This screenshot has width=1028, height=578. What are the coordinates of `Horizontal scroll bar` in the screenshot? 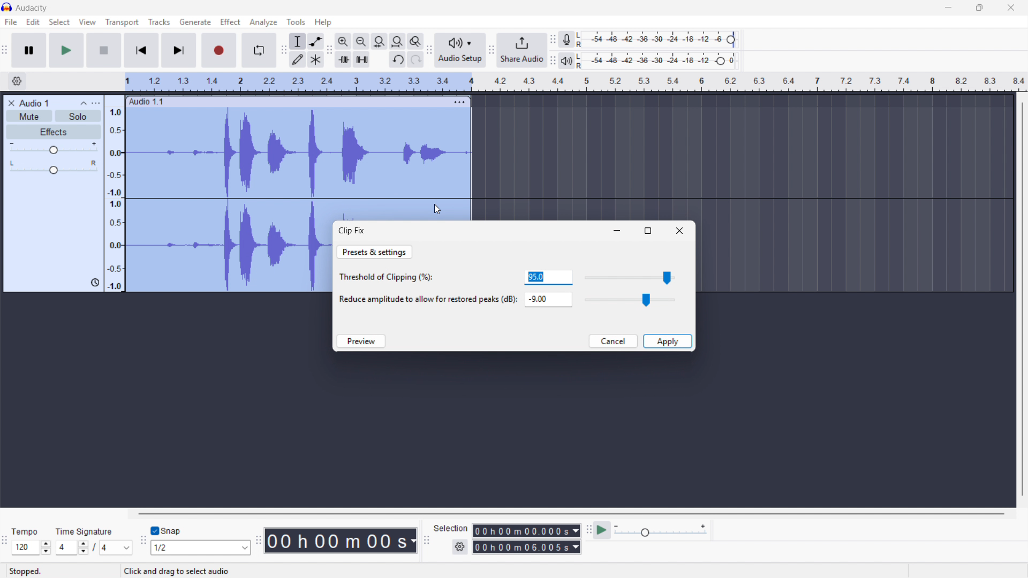 It's located at (570, 514).